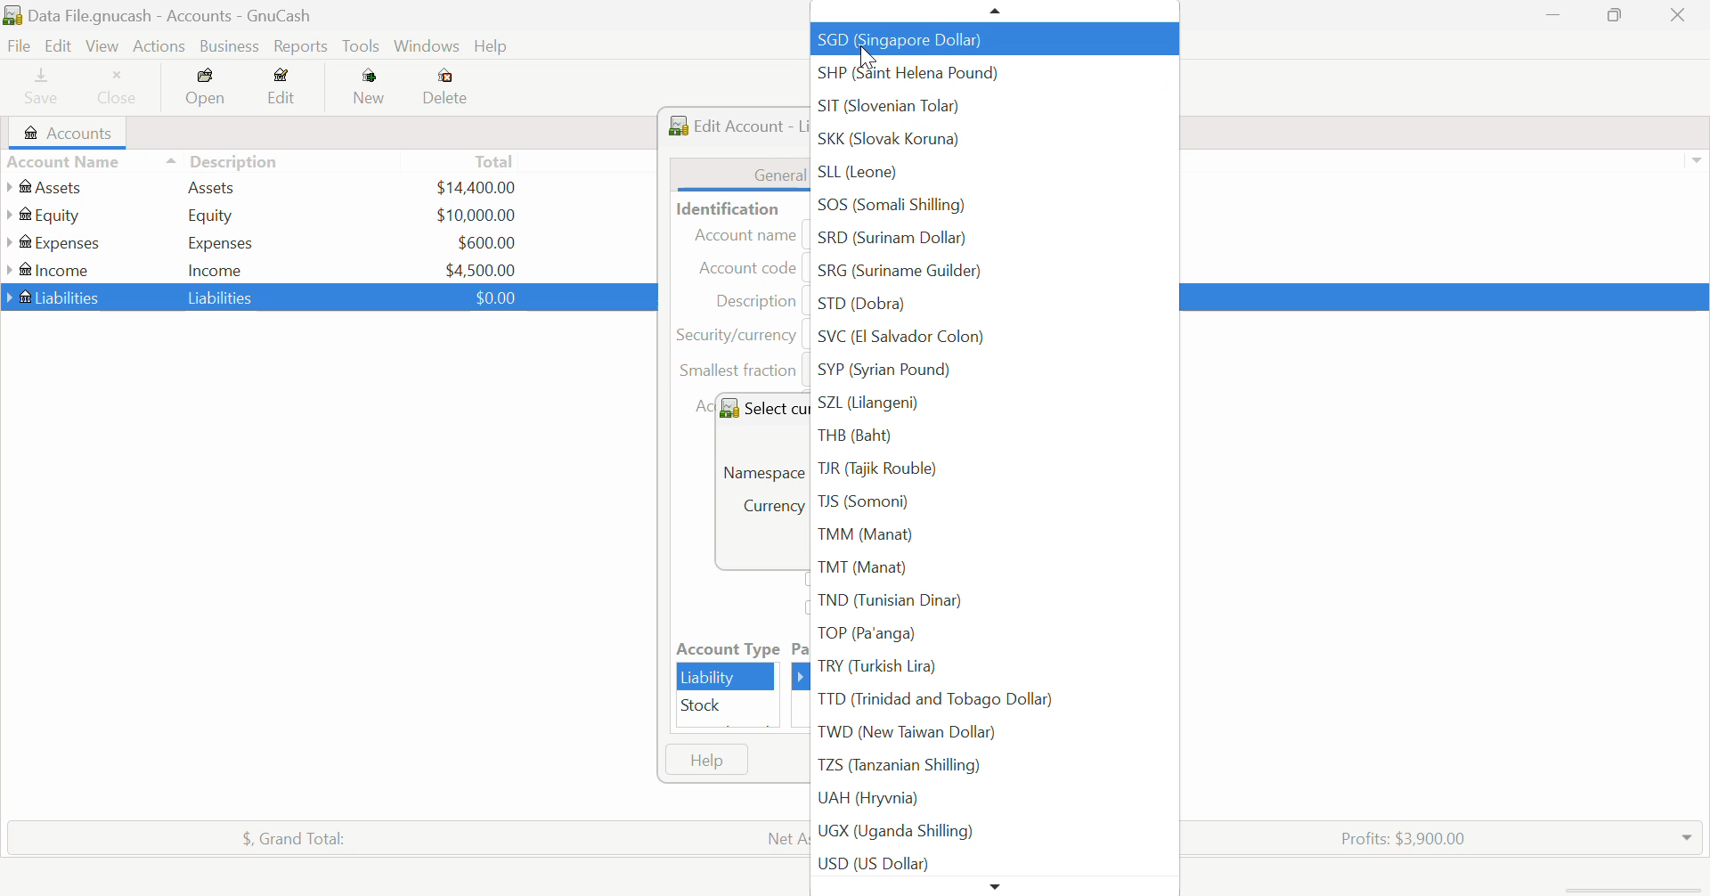 The image size is (1710, 896). Describe the element at coordinates (990, 501) in the screenshot. I see `TJS` at that location.